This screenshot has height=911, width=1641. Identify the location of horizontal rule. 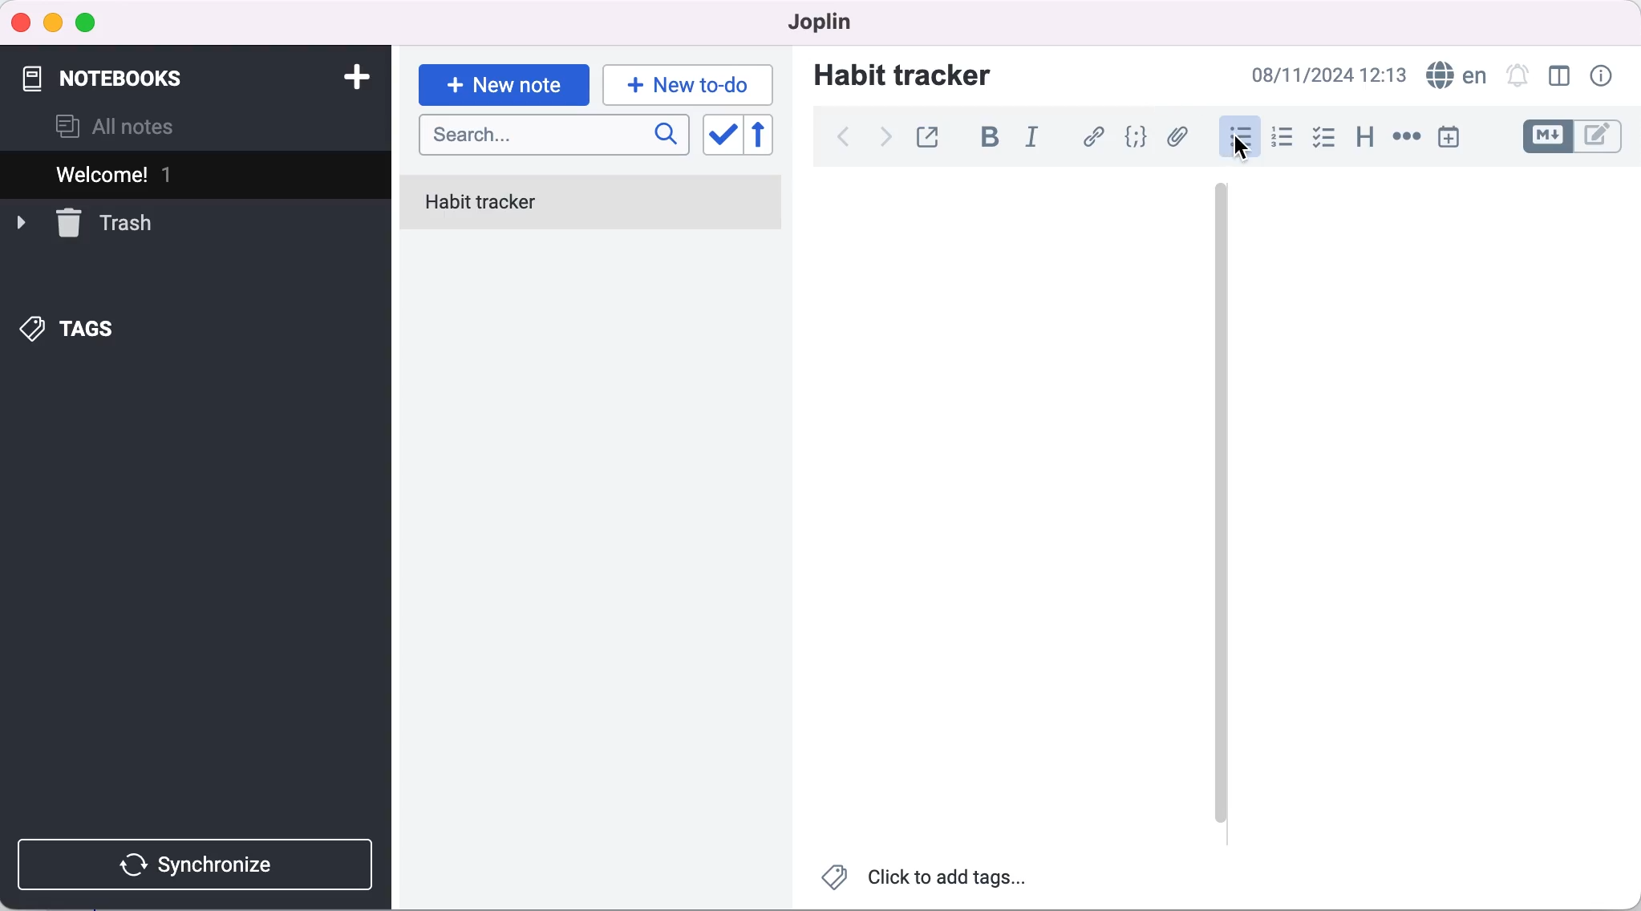
(1406, 138).